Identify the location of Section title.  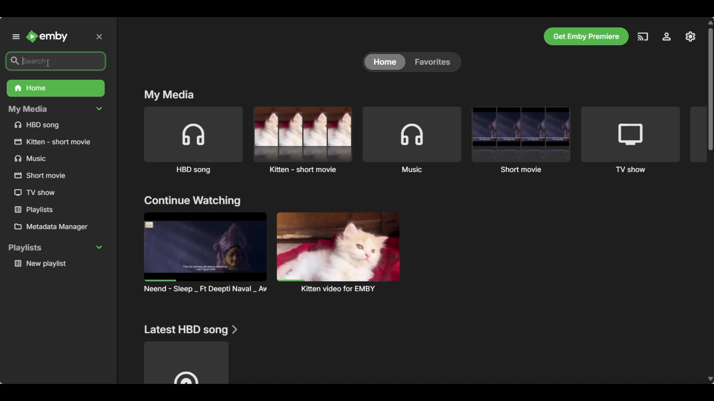
(193, 200).